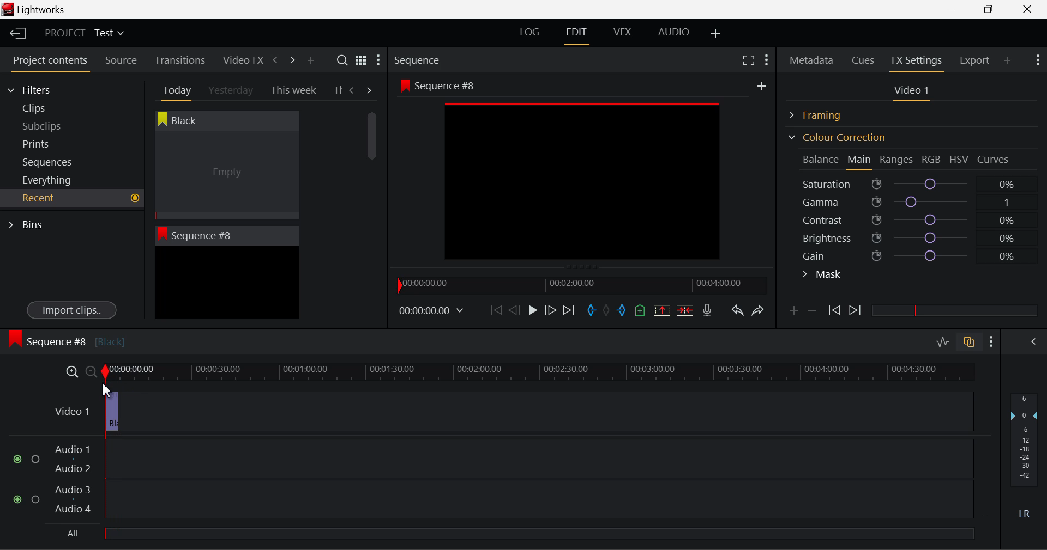 The image size is (1047, 550). What do you see at coordinates (53, 108) in the screenshot?
I see `Clips` at bounding box center [53, 108].